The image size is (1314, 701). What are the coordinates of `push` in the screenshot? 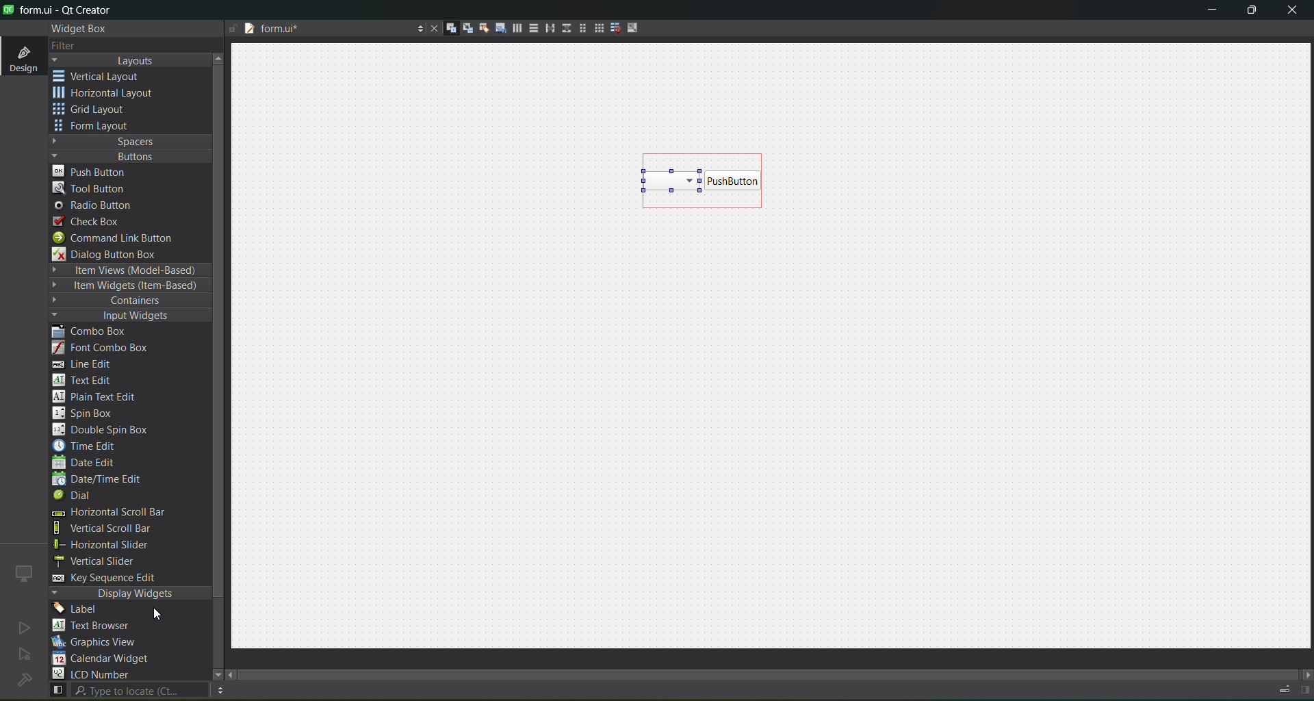 It's located at (91, 170).